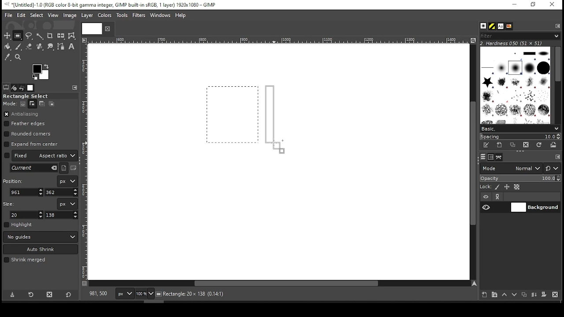  Describe the element at coordinates (514, 5) in the screenshot. I see `minimize` at that location.